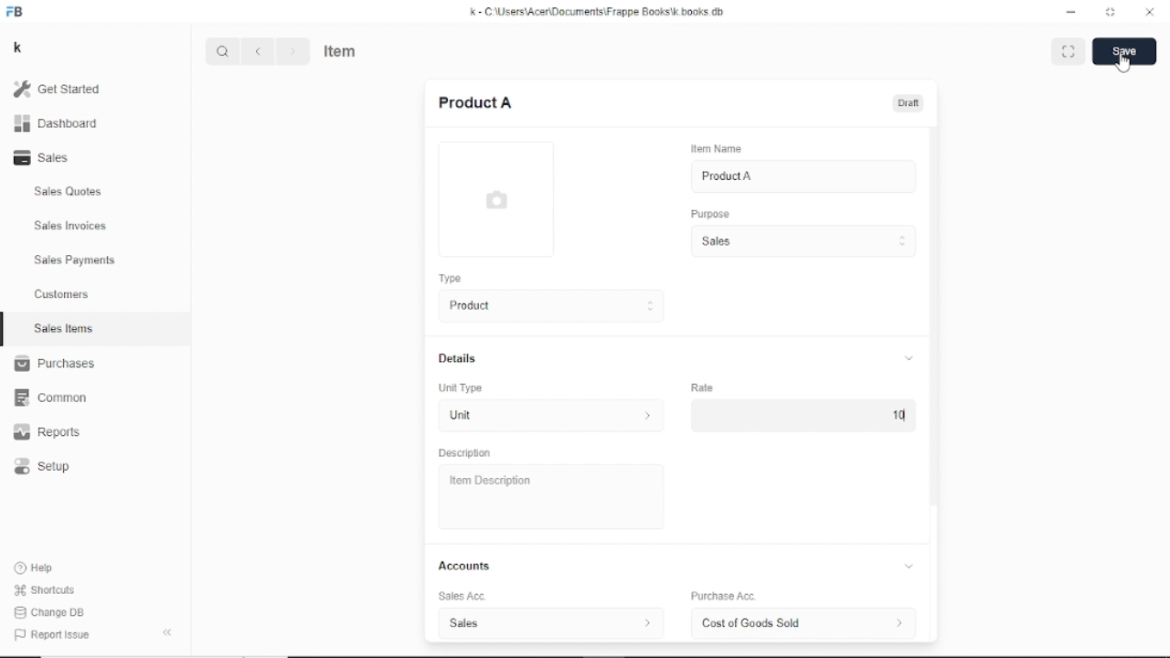 Image resolution: width=1170 pixels, height=658 pixels. I want to click on Product, so click(547, 306).